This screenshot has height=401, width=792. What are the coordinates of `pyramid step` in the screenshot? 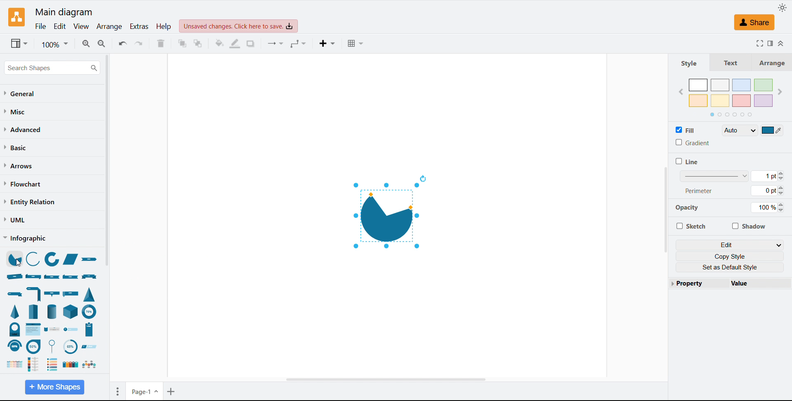 It's located at (34, 311).